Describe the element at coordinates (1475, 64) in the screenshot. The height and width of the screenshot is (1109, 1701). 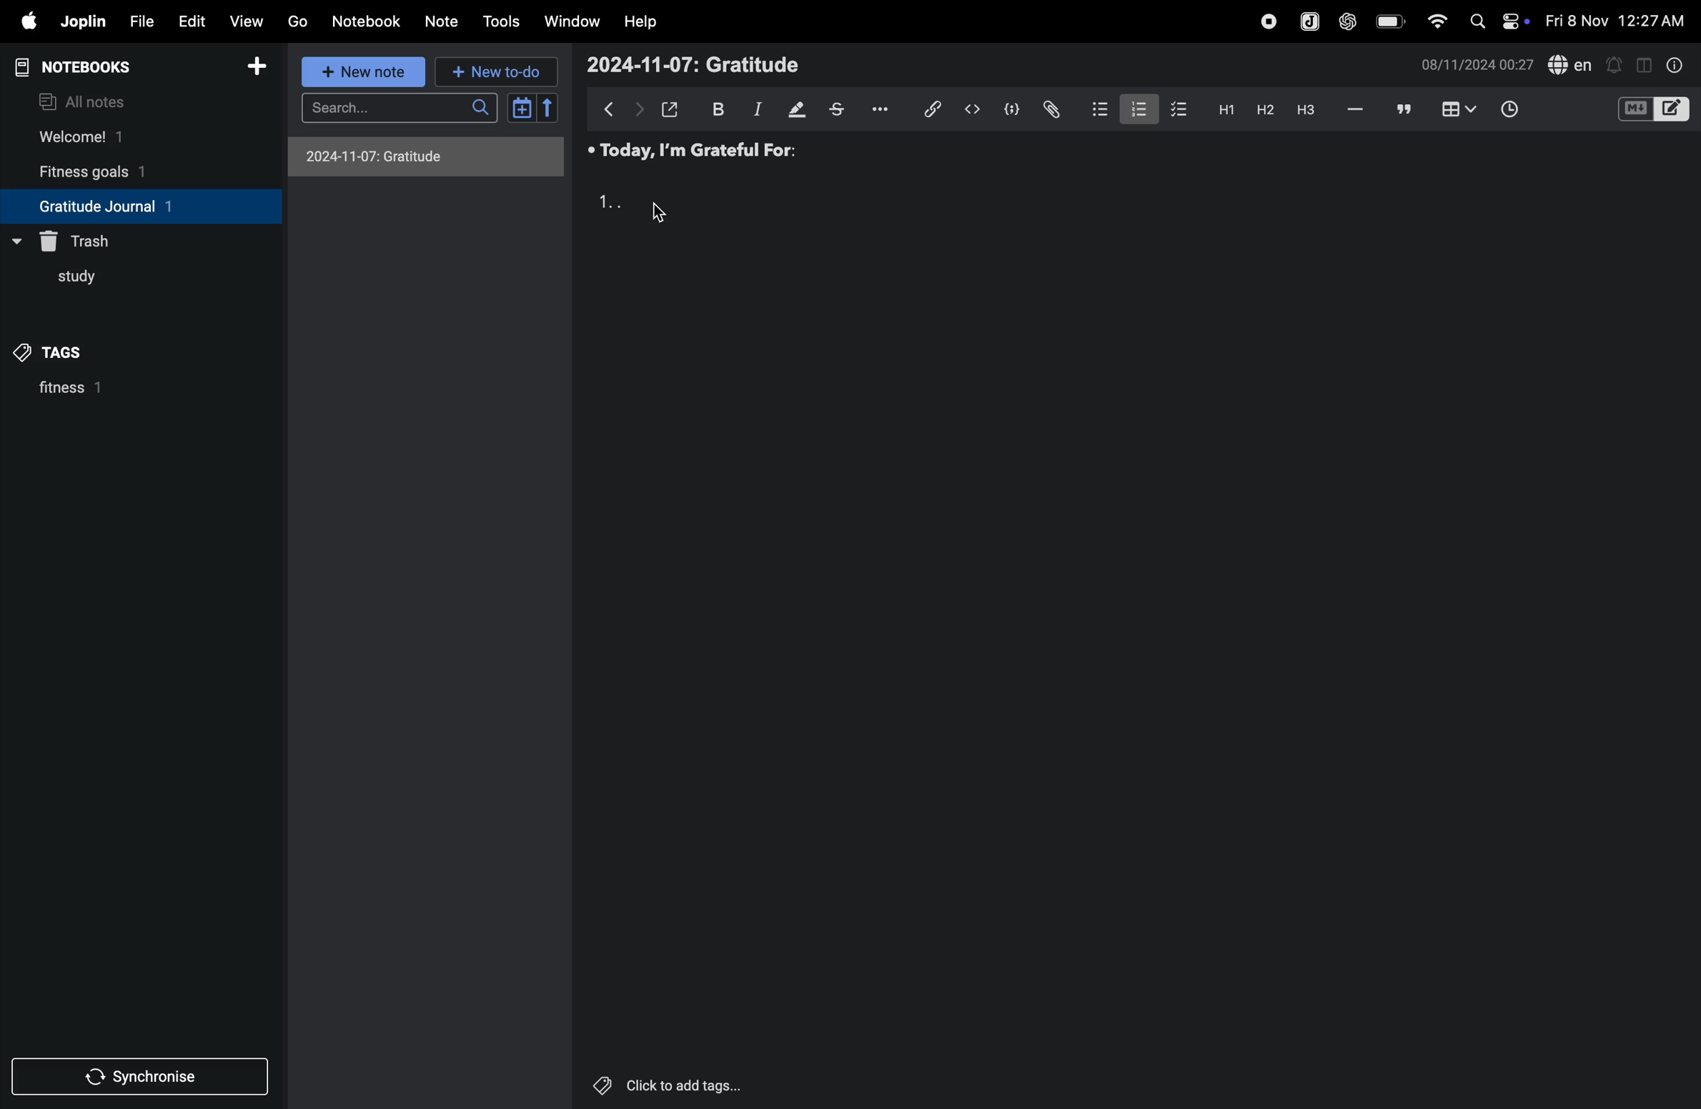
I see `08/11/2024 00:27` at that location.